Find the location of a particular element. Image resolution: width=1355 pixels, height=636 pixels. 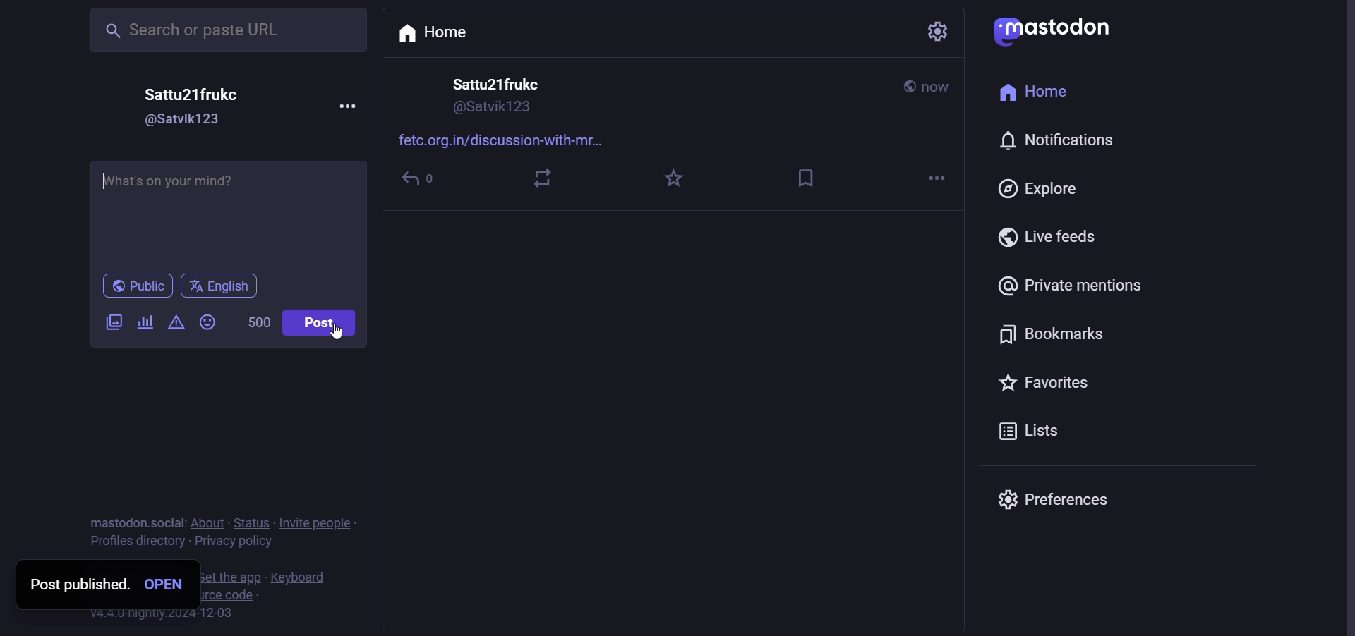

image/video is located at coordinates (109, 319).